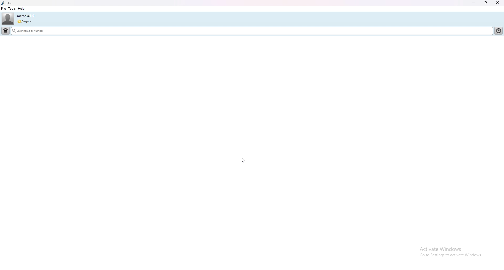 The width and height of the screenshot is (504, 270). Describe the element at coordinates (499, 30) in the screenshot. I see `contact list` at that location.